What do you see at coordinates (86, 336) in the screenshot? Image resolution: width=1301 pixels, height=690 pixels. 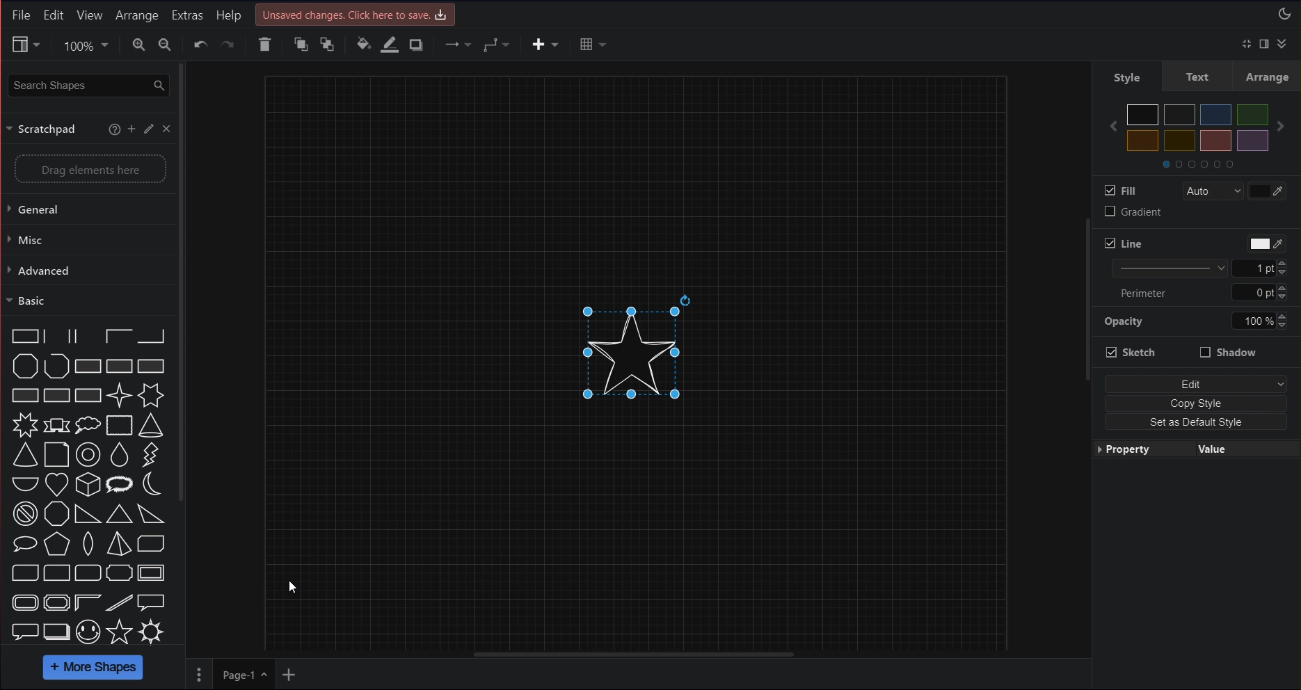 I see `partial rectangle` at bounding box center [86, 336].